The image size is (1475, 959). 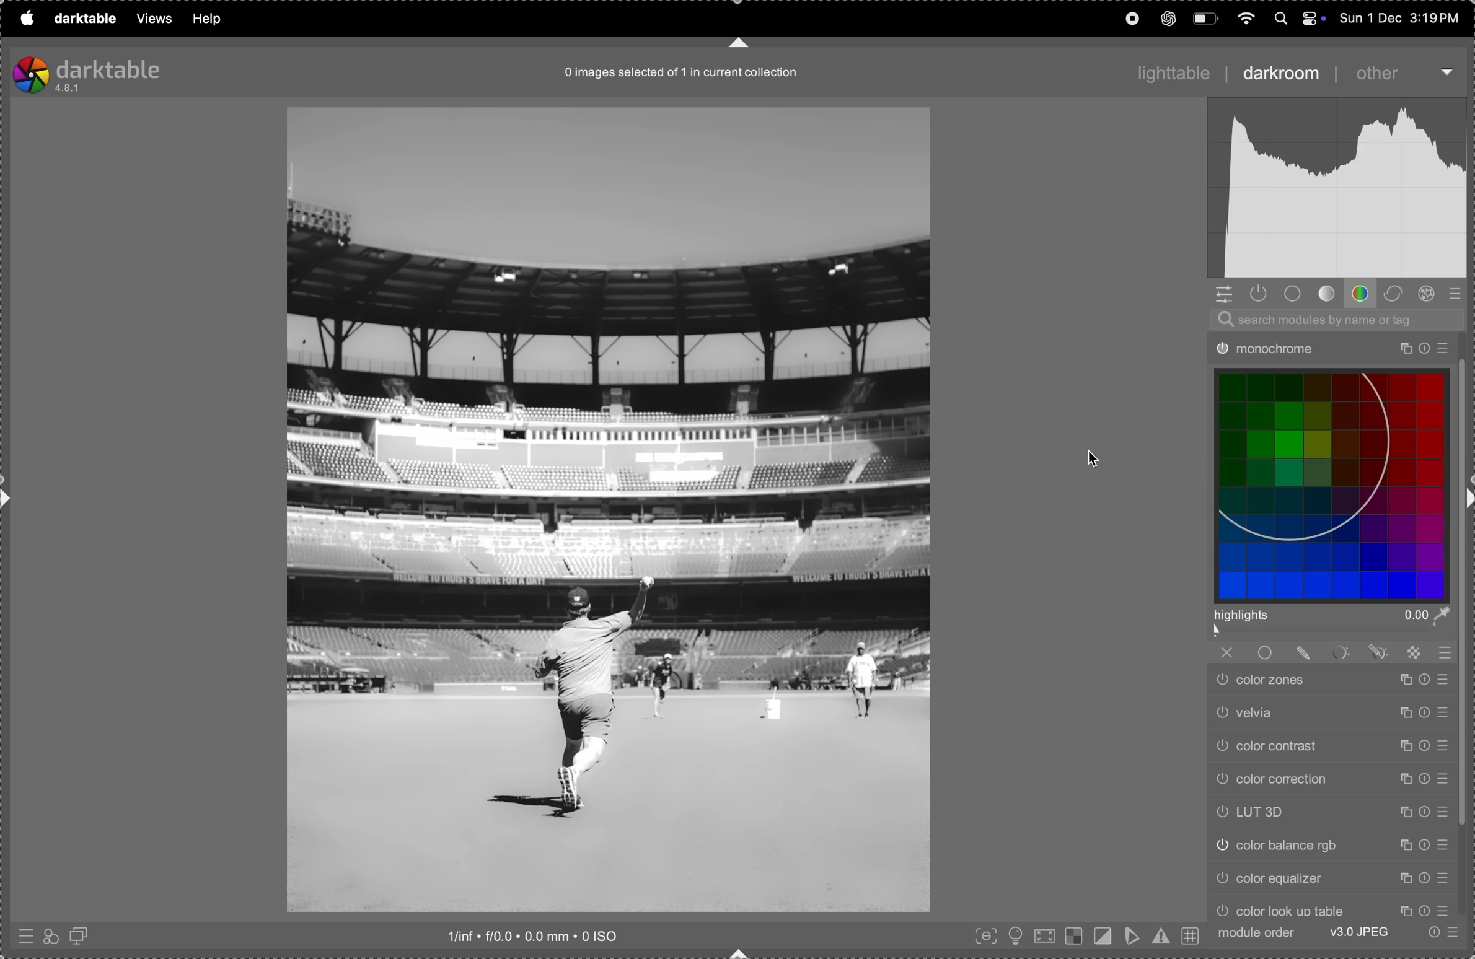 What do you see at coordinates (1259, 294) in the screenshot?
I see `show modules` at bounding box center [1259, 294].